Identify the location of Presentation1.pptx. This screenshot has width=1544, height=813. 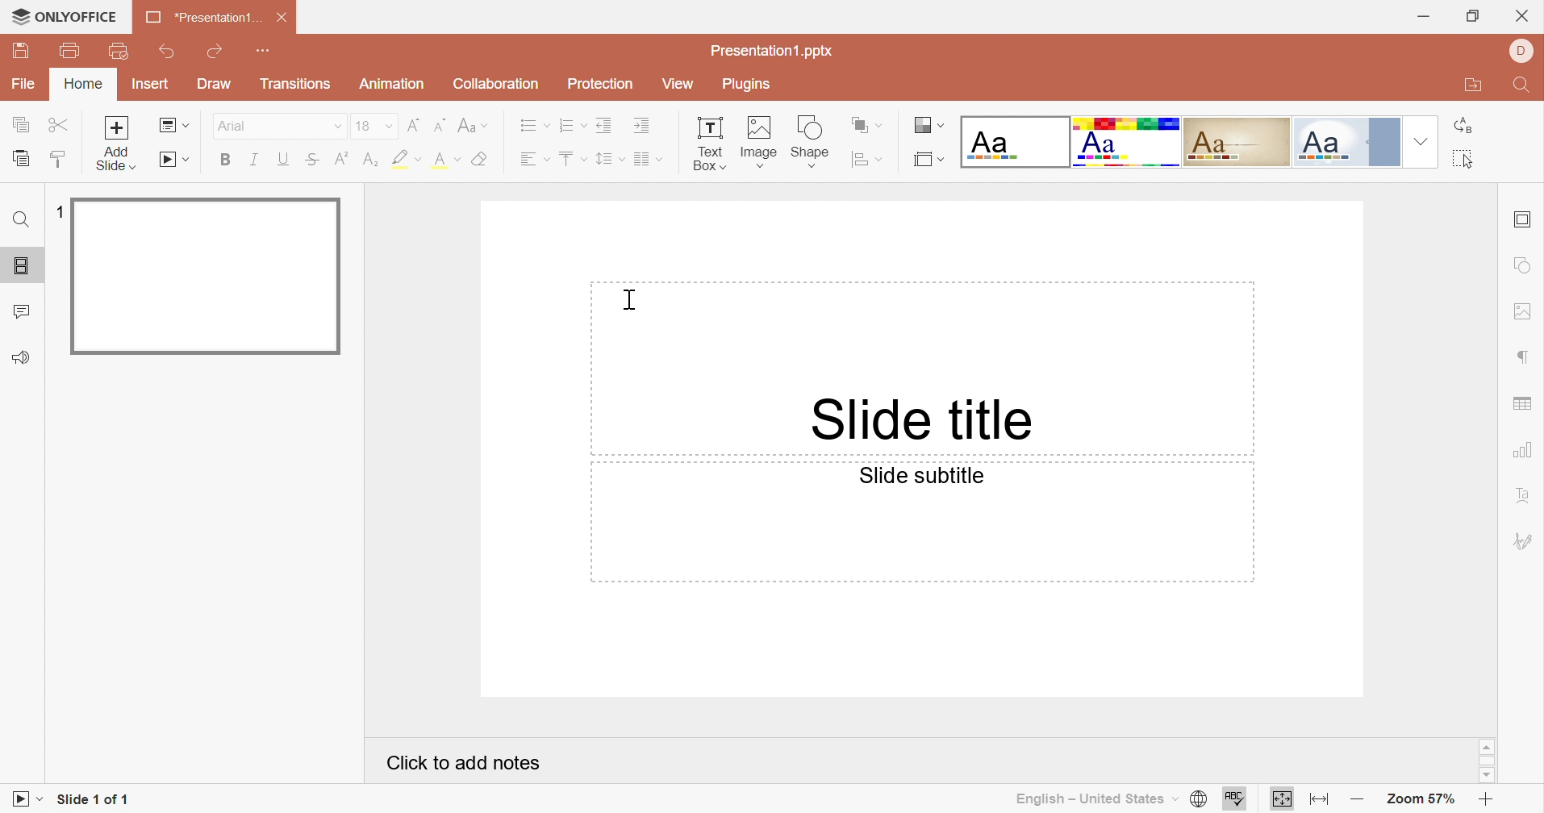
(778, 51).